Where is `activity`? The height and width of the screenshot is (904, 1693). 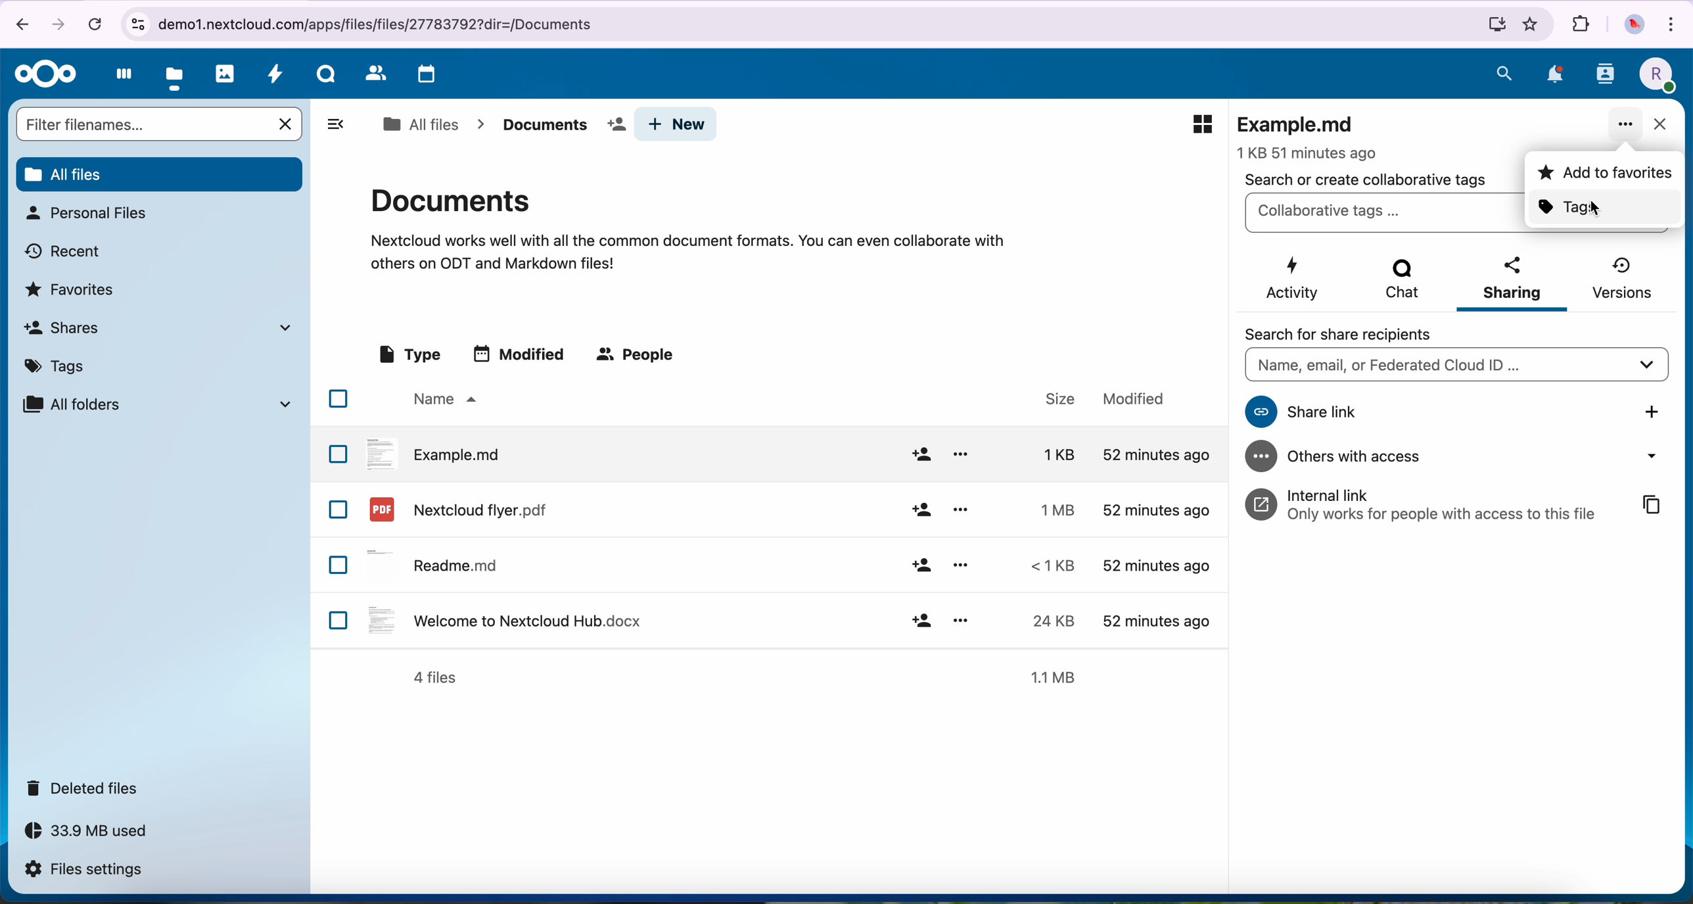 activity is located at coordinates (276, 77).